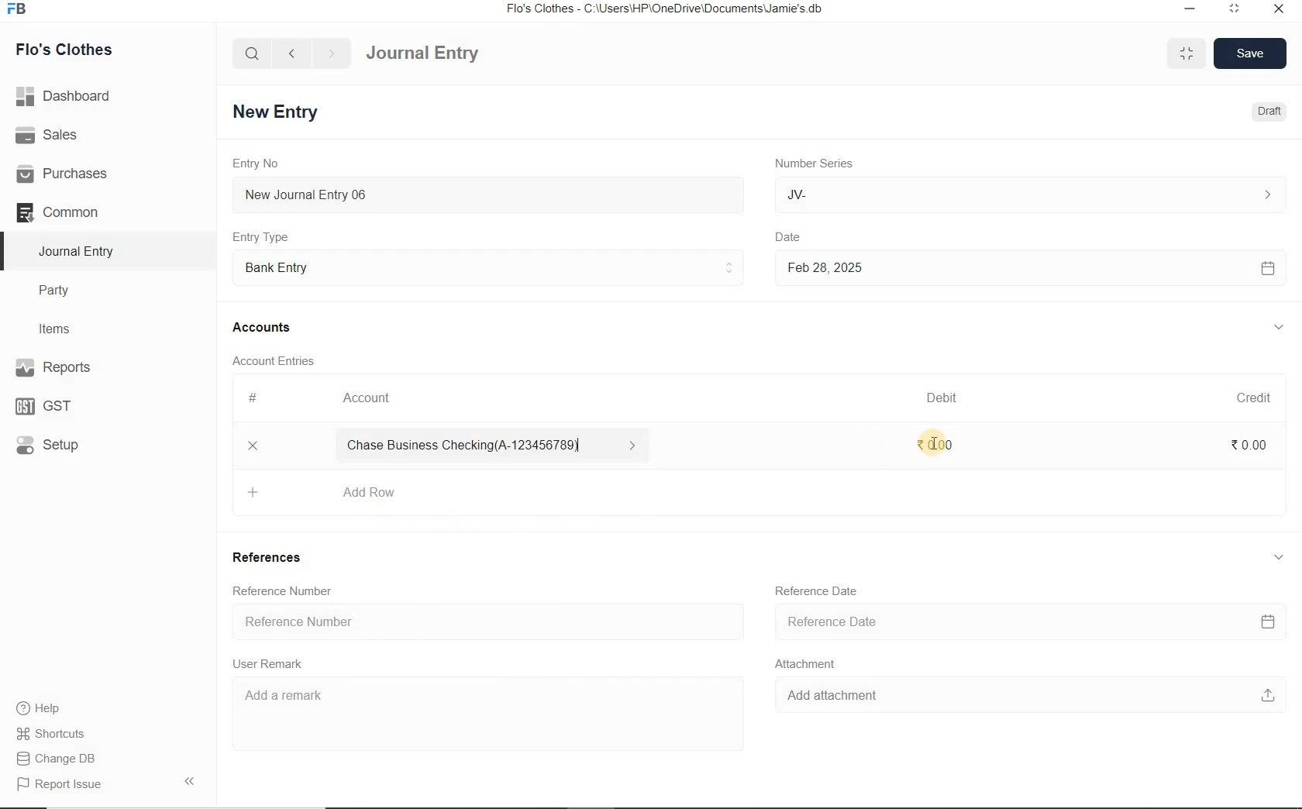  I want to click on ₹ 0.00, so click(938, 446).